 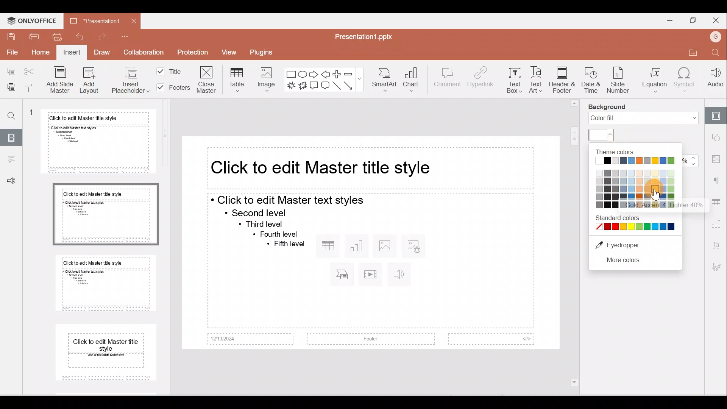 What do you see at coordinates (718, 138) in the screenshot?
I see `Shape settings` at bounding box center [718, 138].